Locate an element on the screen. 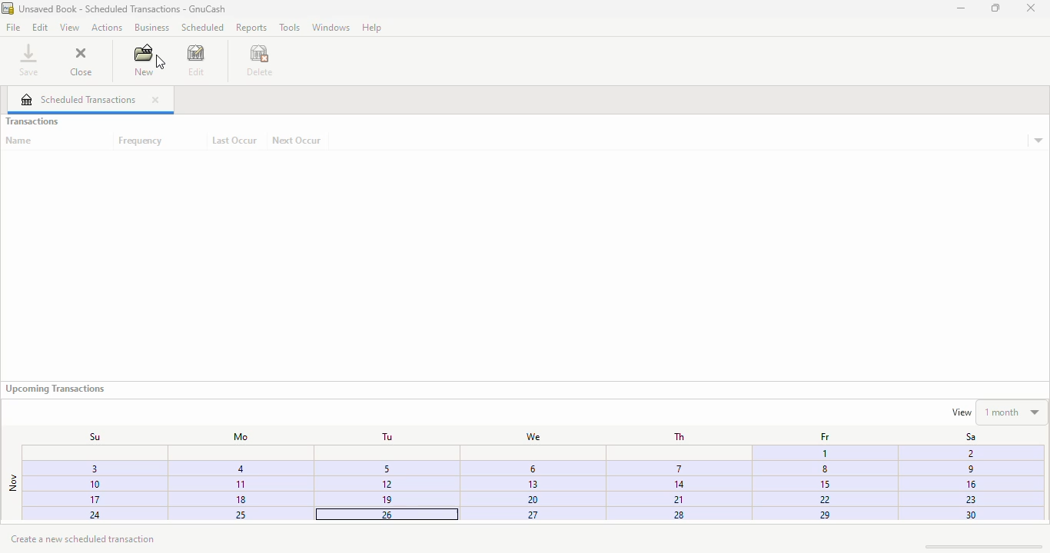 This screenshot has height=553, width=1050. Mo is located at coordinates (236, 437).